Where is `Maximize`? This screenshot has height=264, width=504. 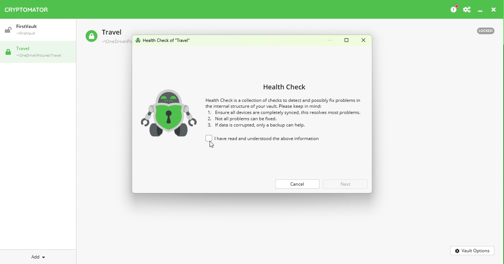
Maximize is located at coordinates (346, 40).